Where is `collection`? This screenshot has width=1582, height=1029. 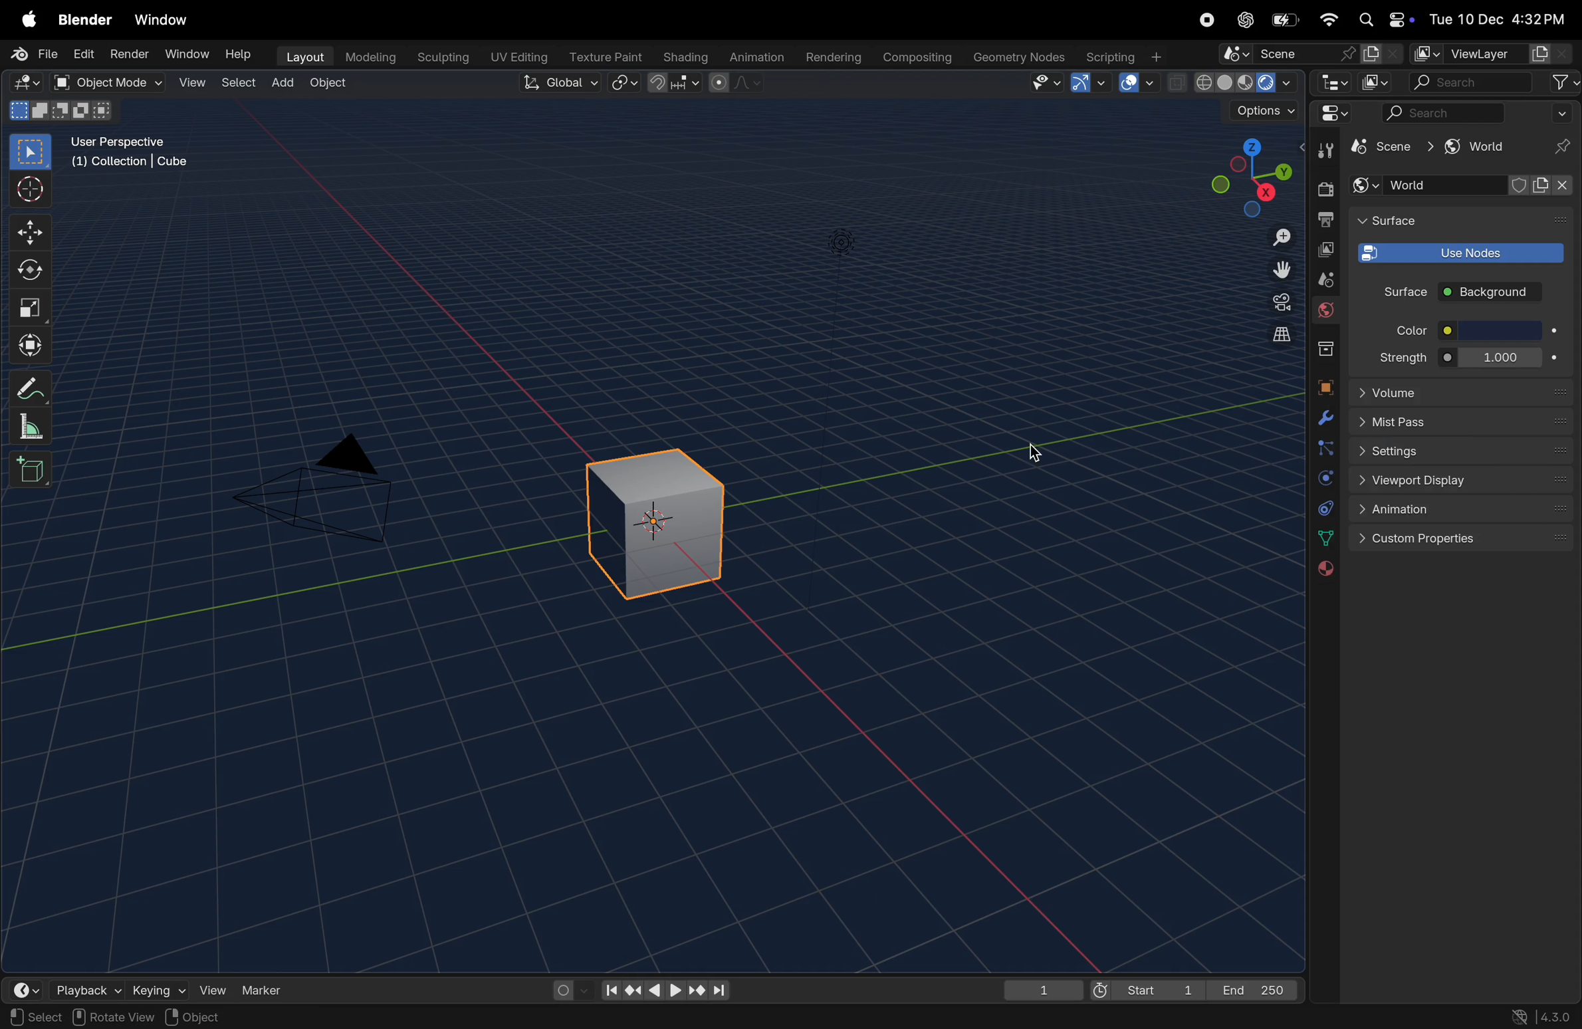
collection is located at coordinates (1321, 348).